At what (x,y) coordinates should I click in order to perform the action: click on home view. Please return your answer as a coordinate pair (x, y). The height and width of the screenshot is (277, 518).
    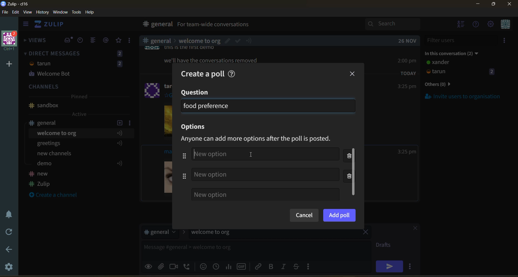
    Looking at the image, I should click on (53, 26).